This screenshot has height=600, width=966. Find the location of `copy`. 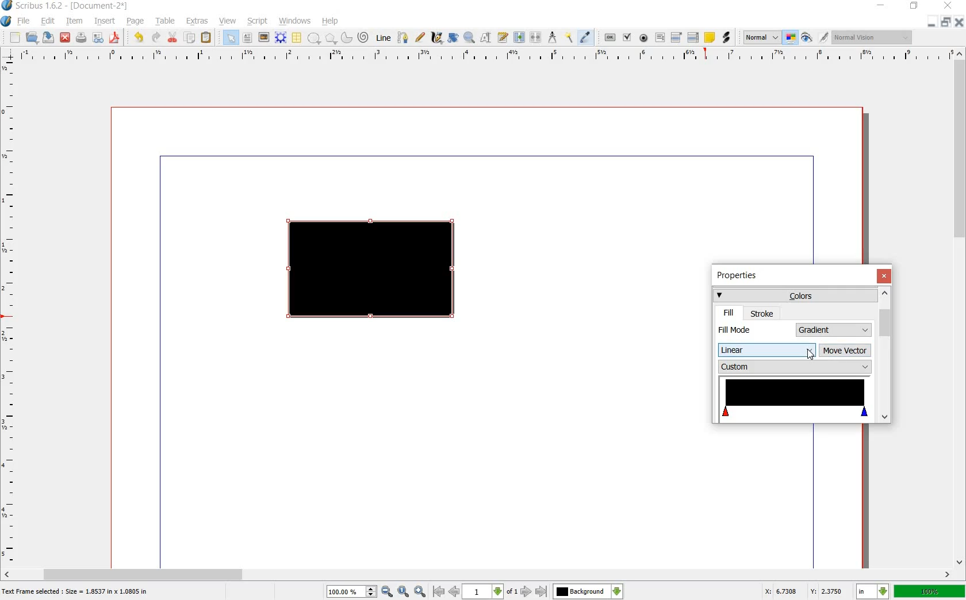

copy is located at coordinates (190, 38).